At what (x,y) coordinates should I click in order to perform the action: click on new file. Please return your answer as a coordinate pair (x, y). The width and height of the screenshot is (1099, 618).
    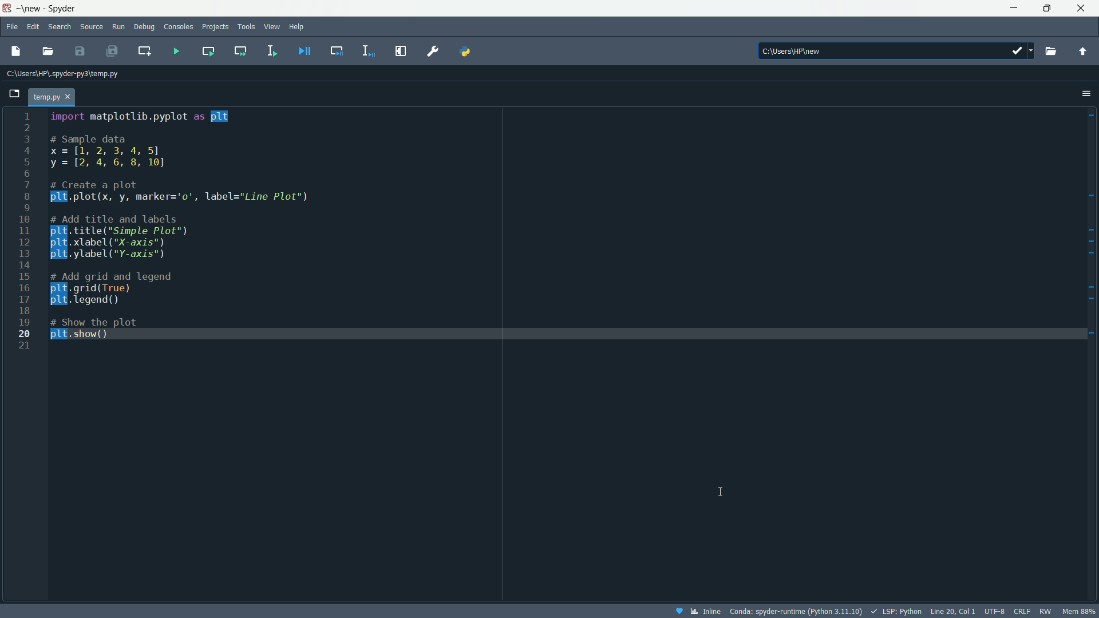
    Looking at the image, I should click on (15, 50).